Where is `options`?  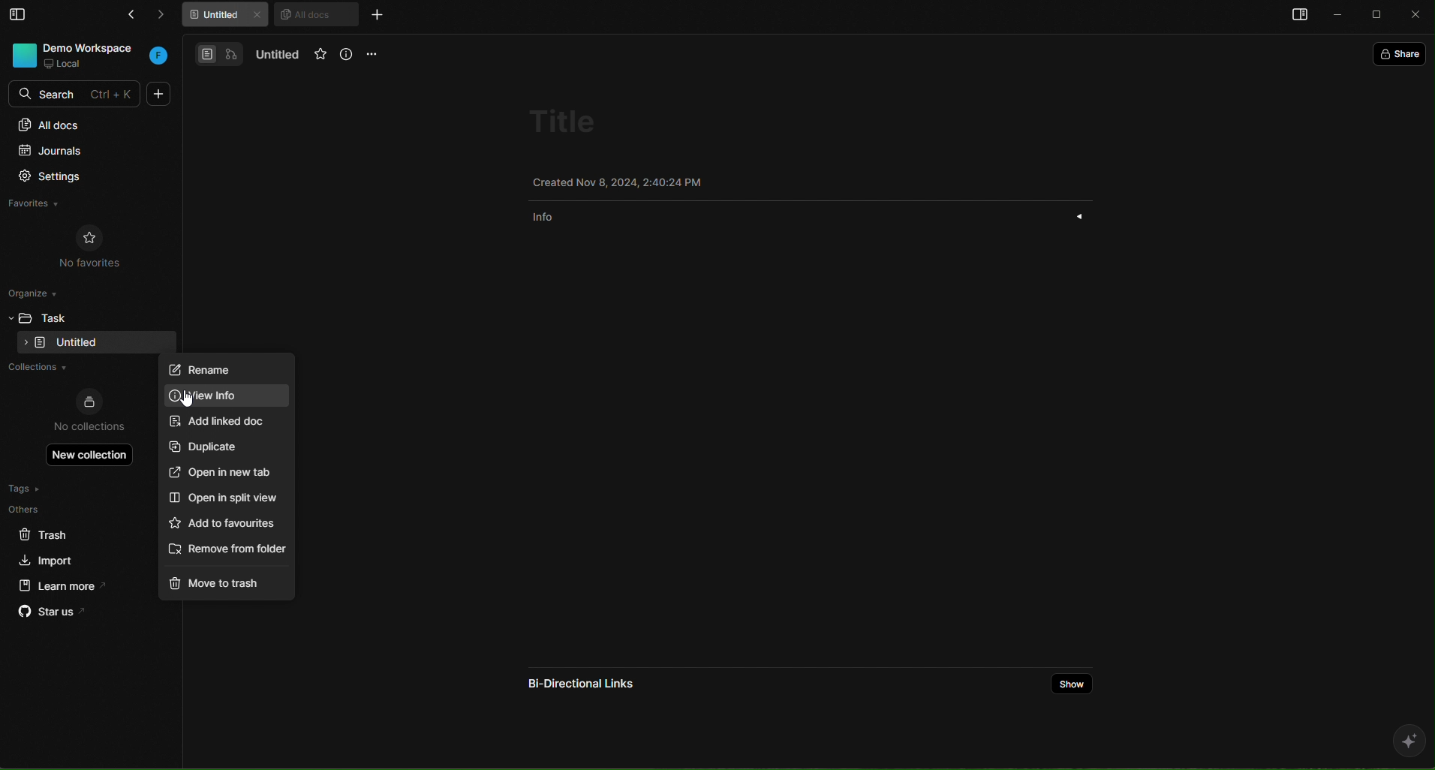
options is located at coordinates (375, 53).